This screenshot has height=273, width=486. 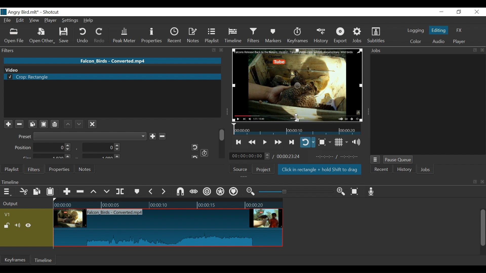 What do you see at coordinates (297, 129) in the screenshot?
I see `Timeline` at bounding box center [297, 129].